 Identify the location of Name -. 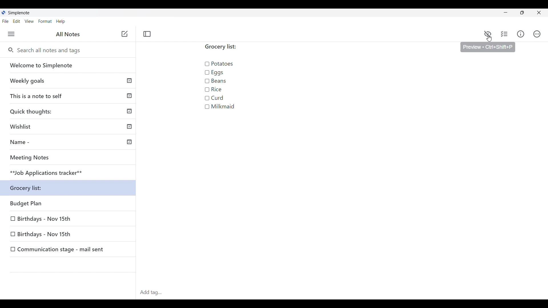
(70, 143).